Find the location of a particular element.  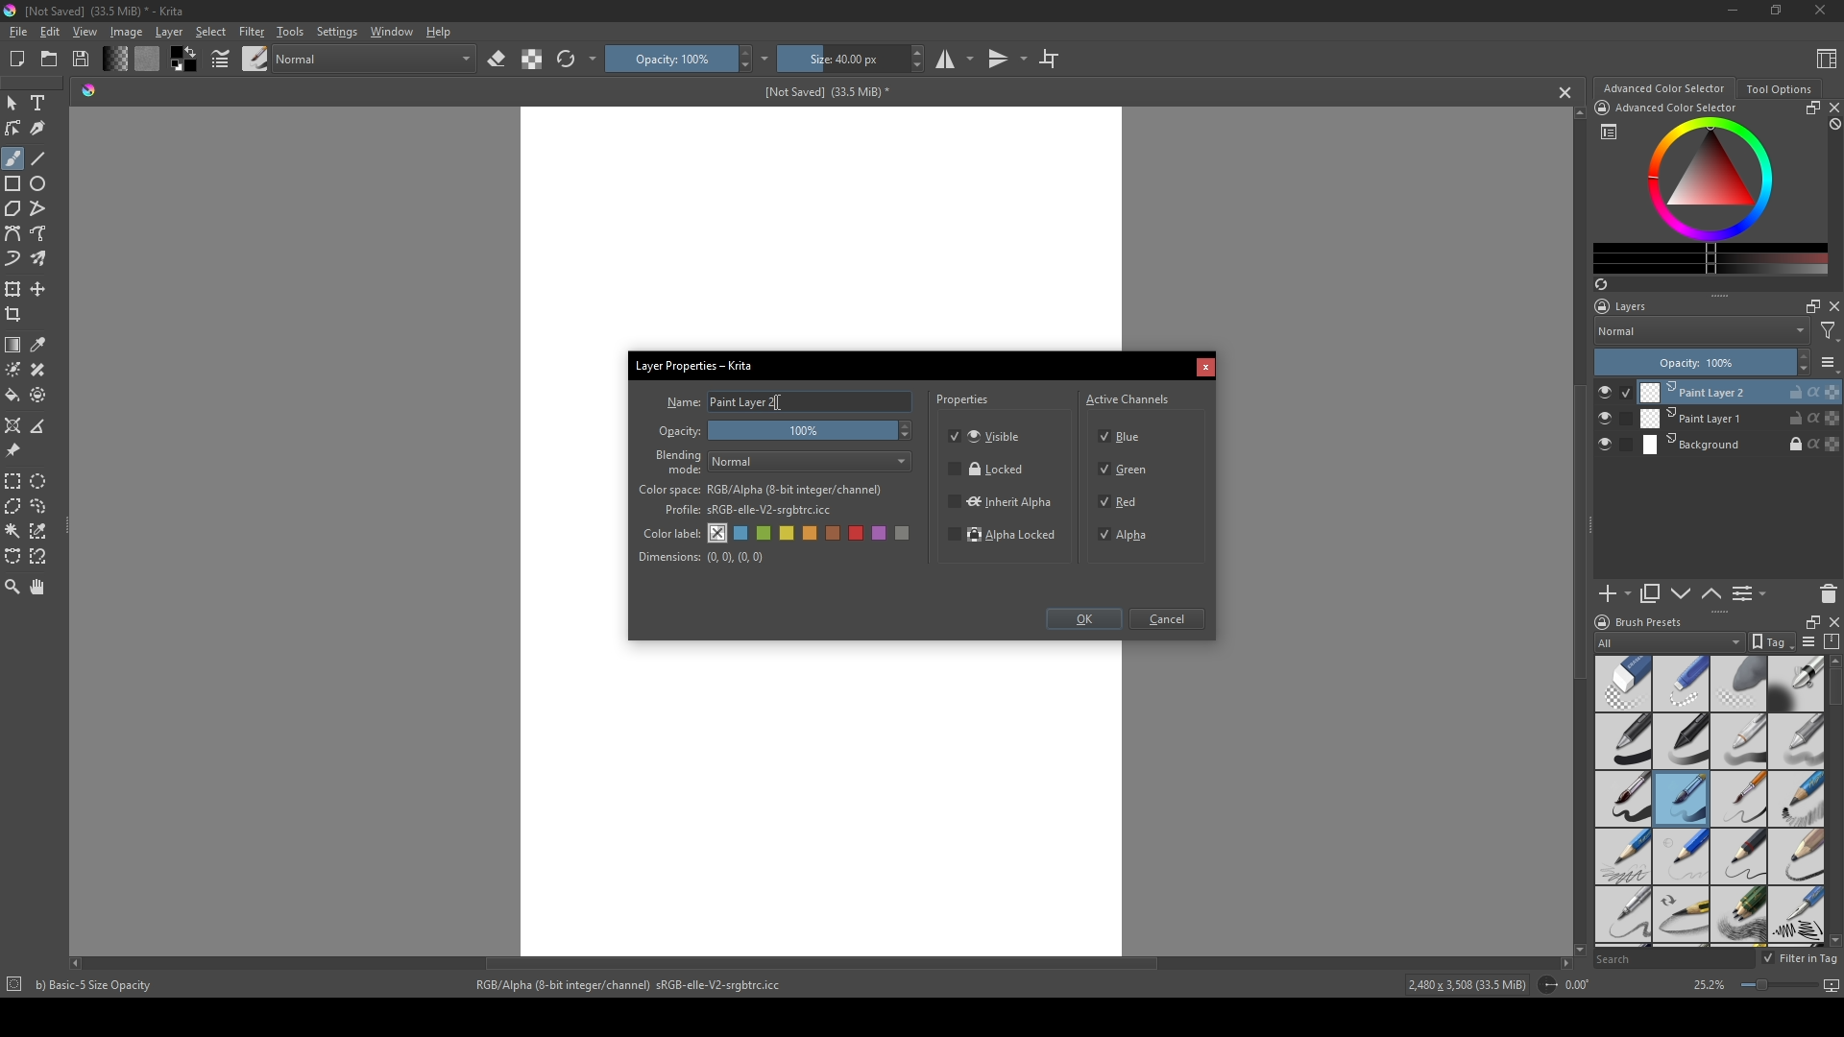

cancel is located at coordinates (1566, 92).